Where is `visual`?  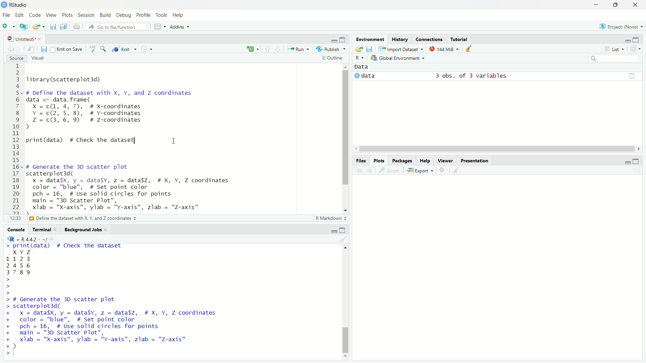
visual is located at coordinates (38, 58).